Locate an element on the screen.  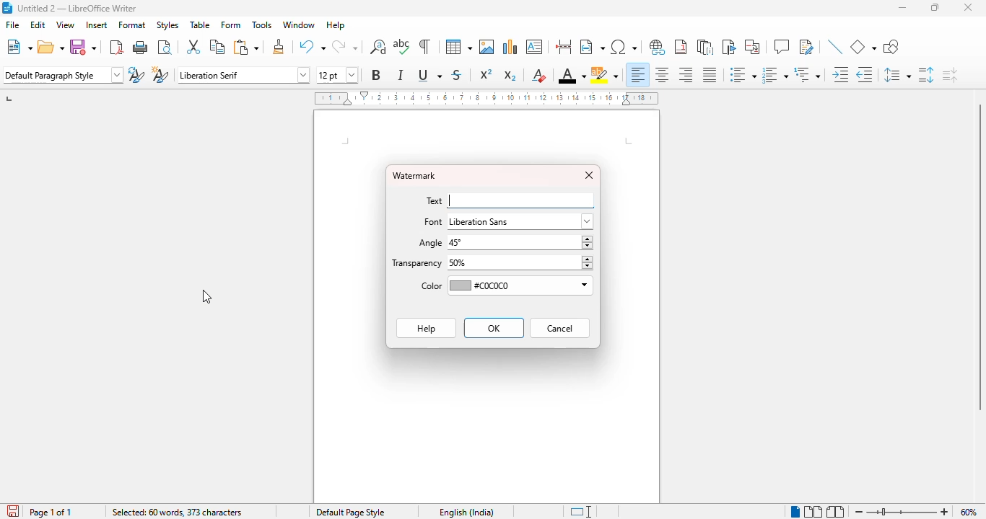
Transparency is located at coordinates (416, 266).